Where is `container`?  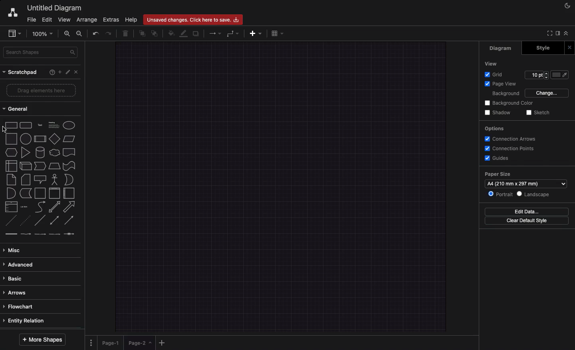
container is located at coordinates (40, 193).